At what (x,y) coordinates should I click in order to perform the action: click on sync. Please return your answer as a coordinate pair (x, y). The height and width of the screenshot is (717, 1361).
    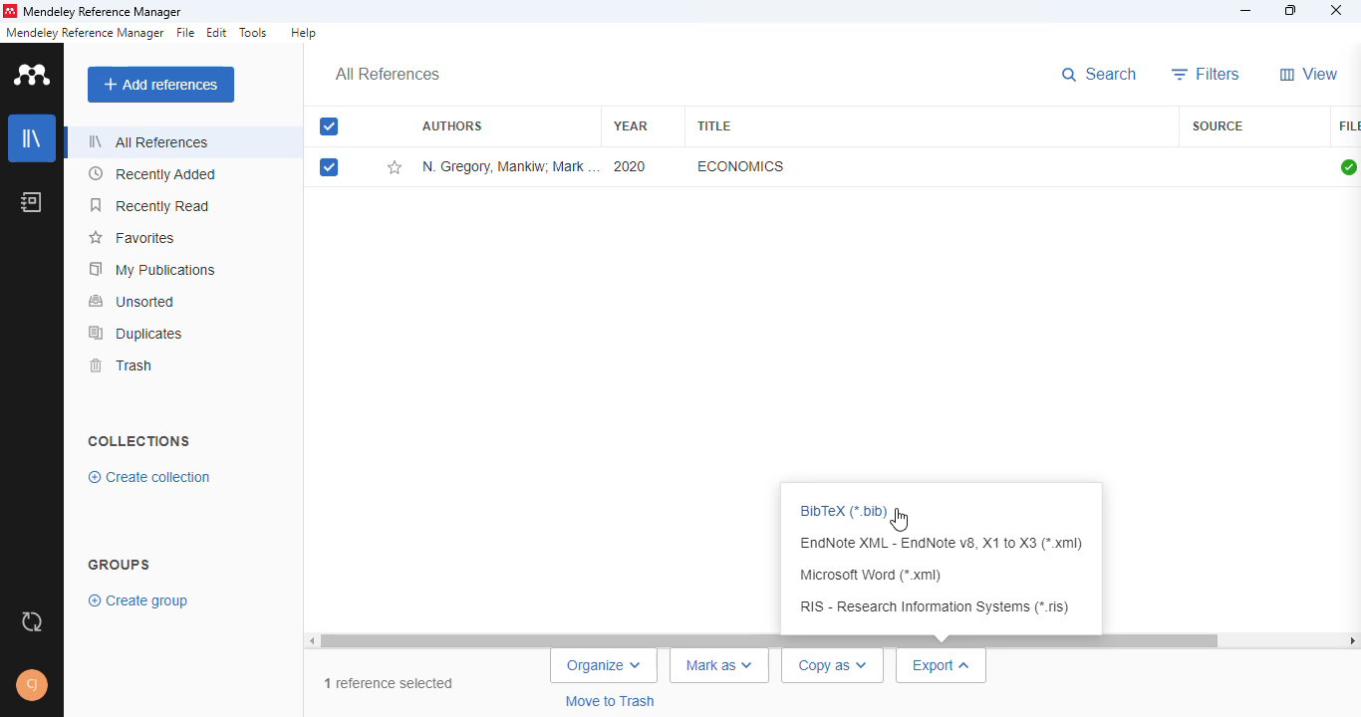
    Looking at the image, I should click on (32, 622).